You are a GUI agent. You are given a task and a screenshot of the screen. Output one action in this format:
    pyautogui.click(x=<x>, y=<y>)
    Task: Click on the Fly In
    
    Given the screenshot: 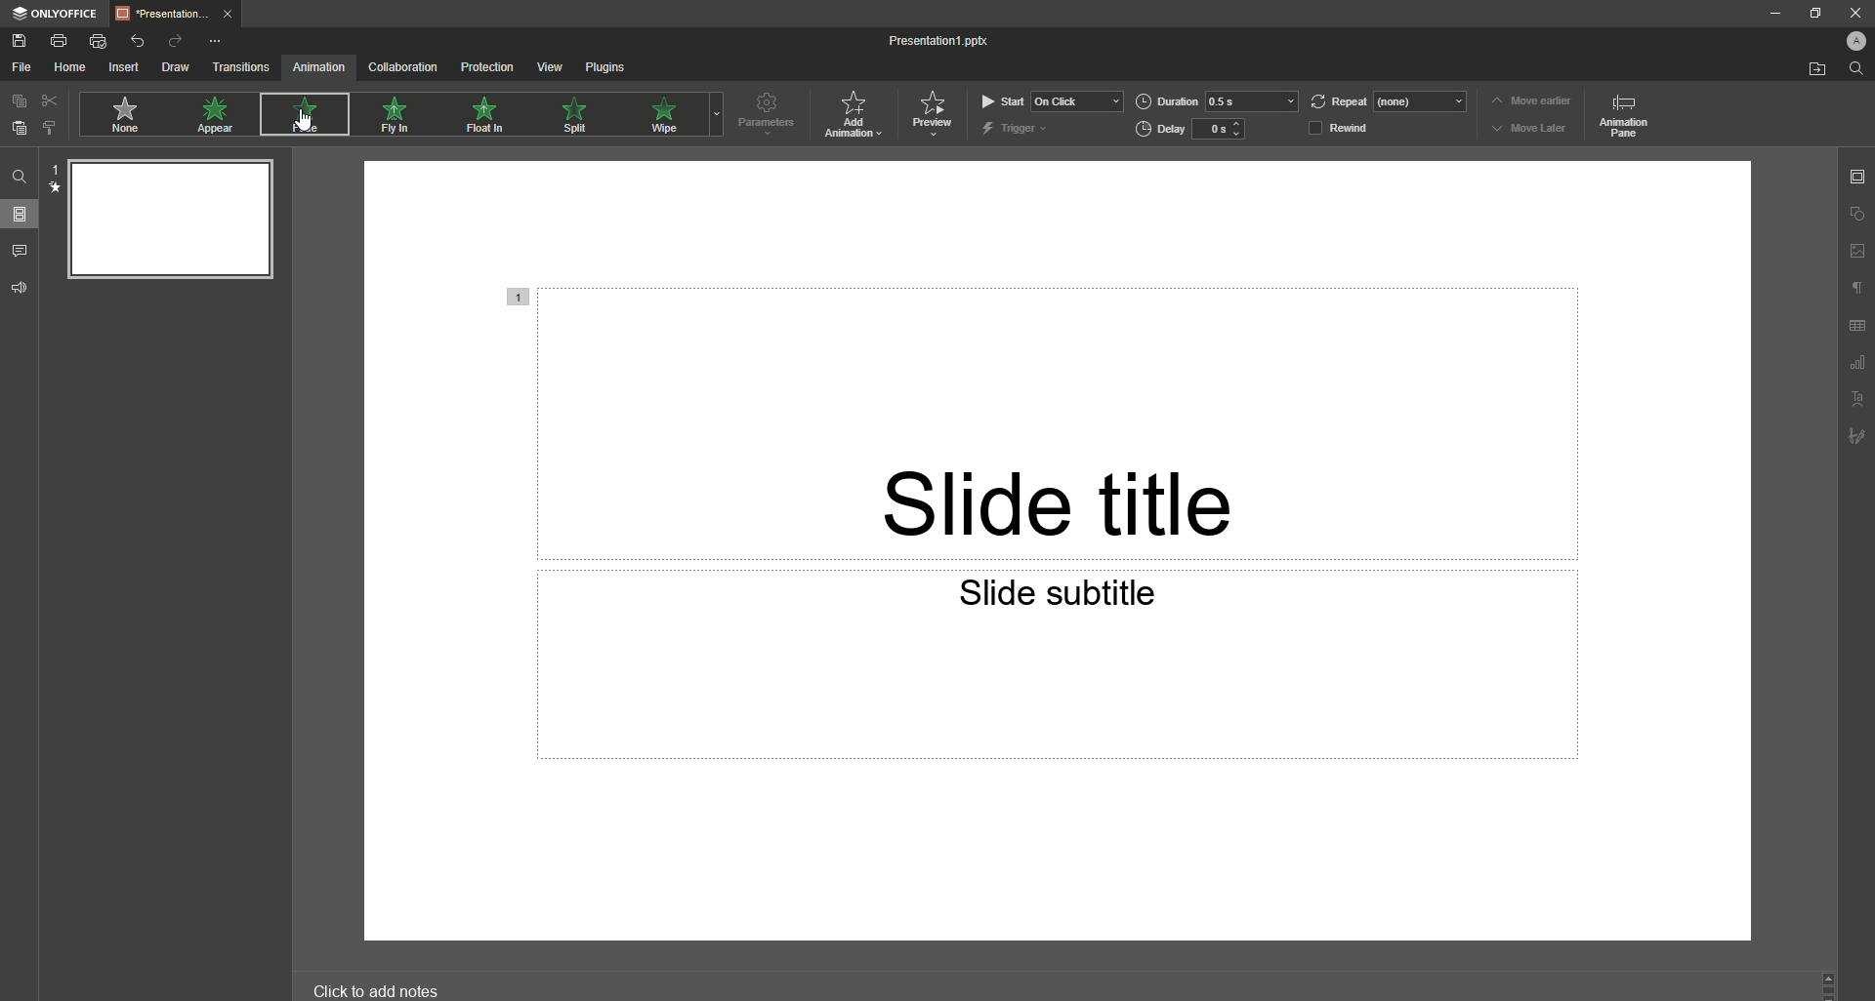 What is the action you would take?
    pyautogui.click(x=393, y=115)
    